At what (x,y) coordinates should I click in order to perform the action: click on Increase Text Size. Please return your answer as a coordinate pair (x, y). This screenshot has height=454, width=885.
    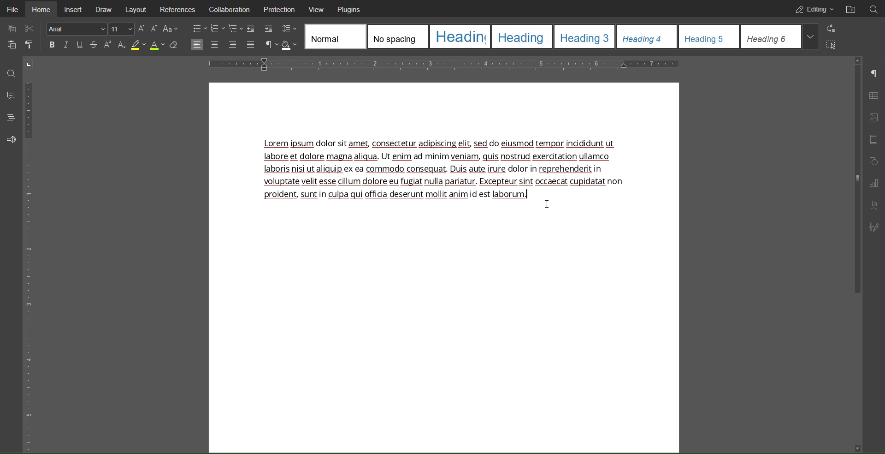
    Looking at the image, I should click on (142, 28).